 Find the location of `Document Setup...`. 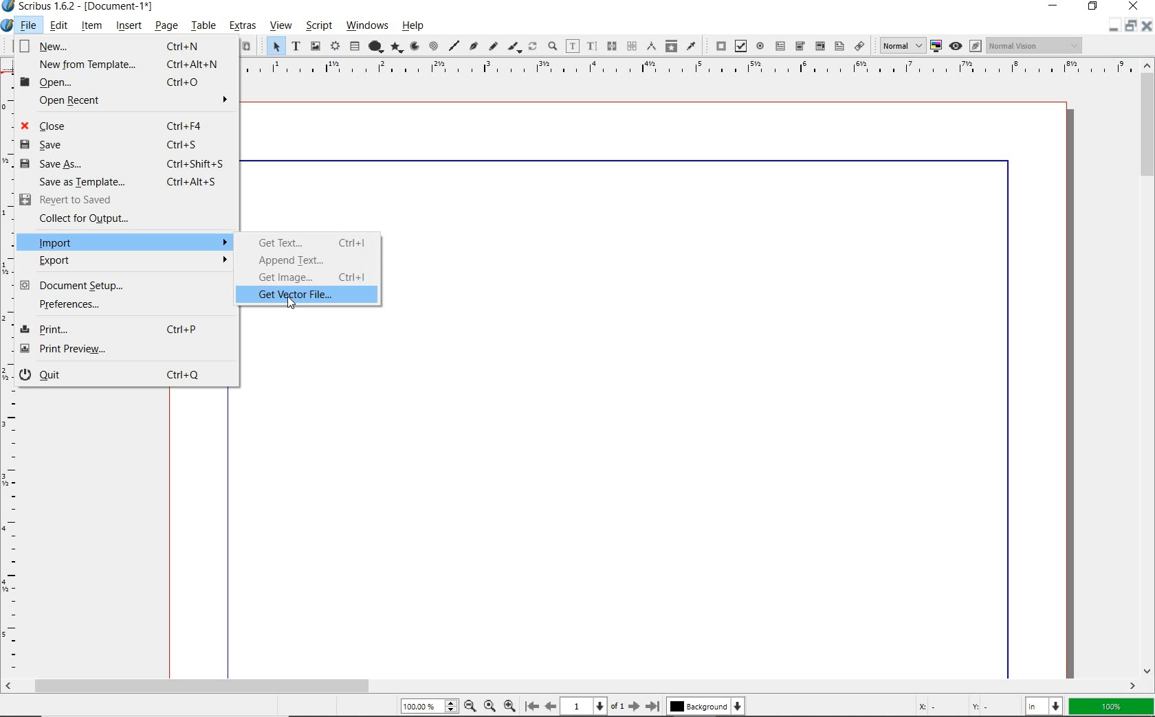

Document Setup... is located at coordinates (126, 287).